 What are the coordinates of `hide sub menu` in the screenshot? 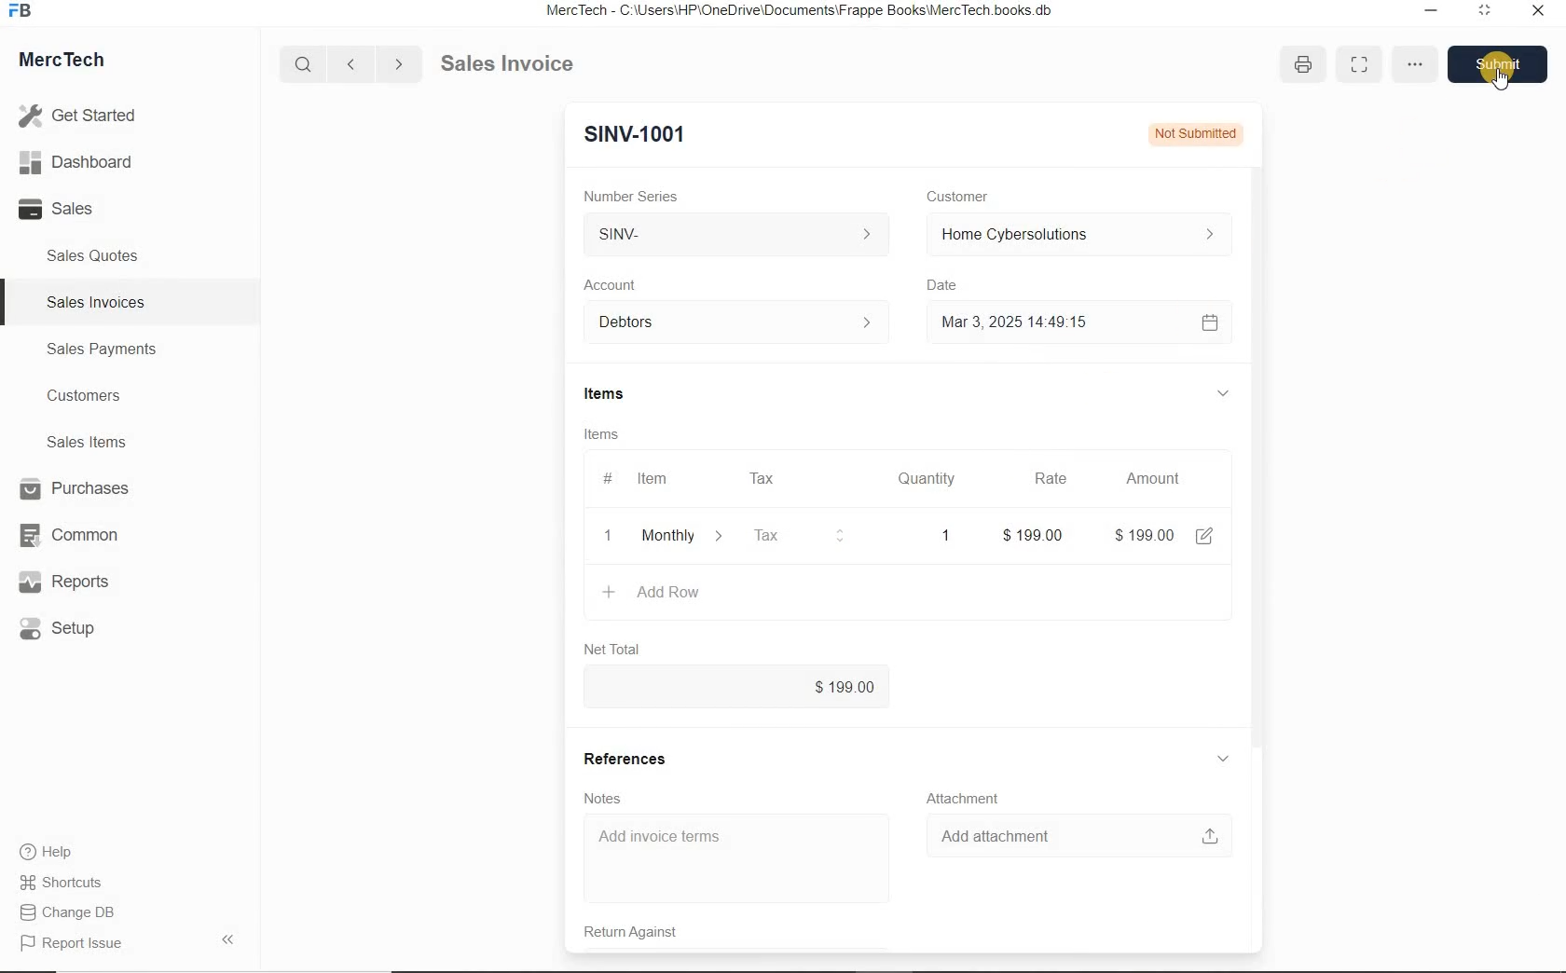 It's located at (1223, 760).